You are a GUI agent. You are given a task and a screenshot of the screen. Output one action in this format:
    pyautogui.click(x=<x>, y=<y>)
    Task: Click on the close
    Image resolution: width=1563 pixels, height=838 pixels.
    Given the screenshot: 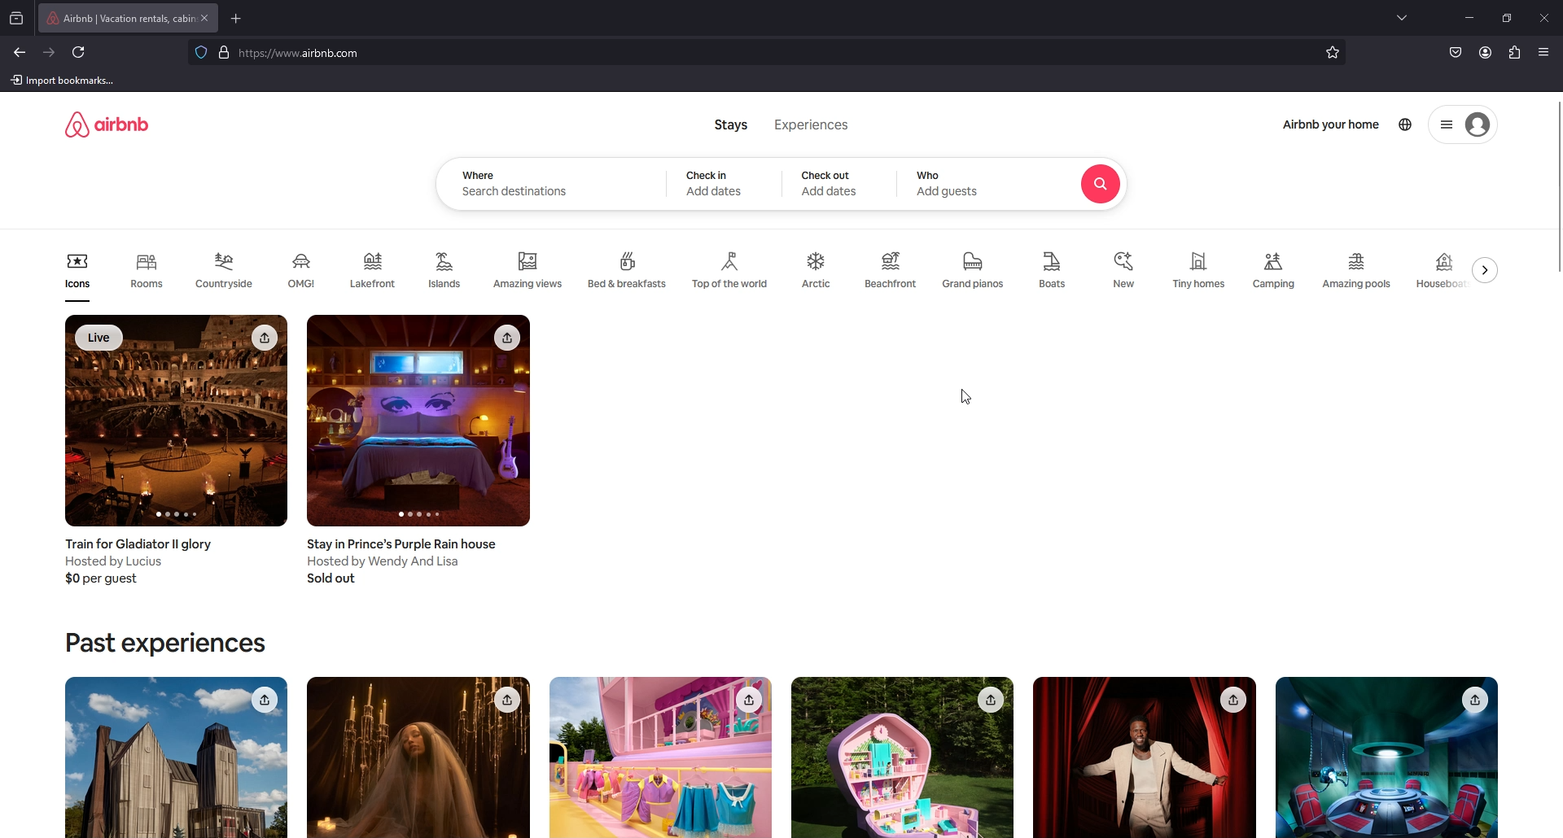 What is the action you would take?
    pyautogui.click(x=1543, y=19)
    